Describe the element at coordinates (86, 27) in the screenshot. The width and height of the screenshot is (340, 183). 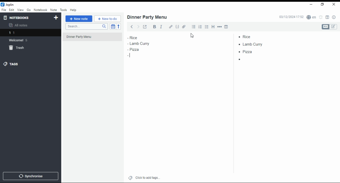
I see `search ` at that location.